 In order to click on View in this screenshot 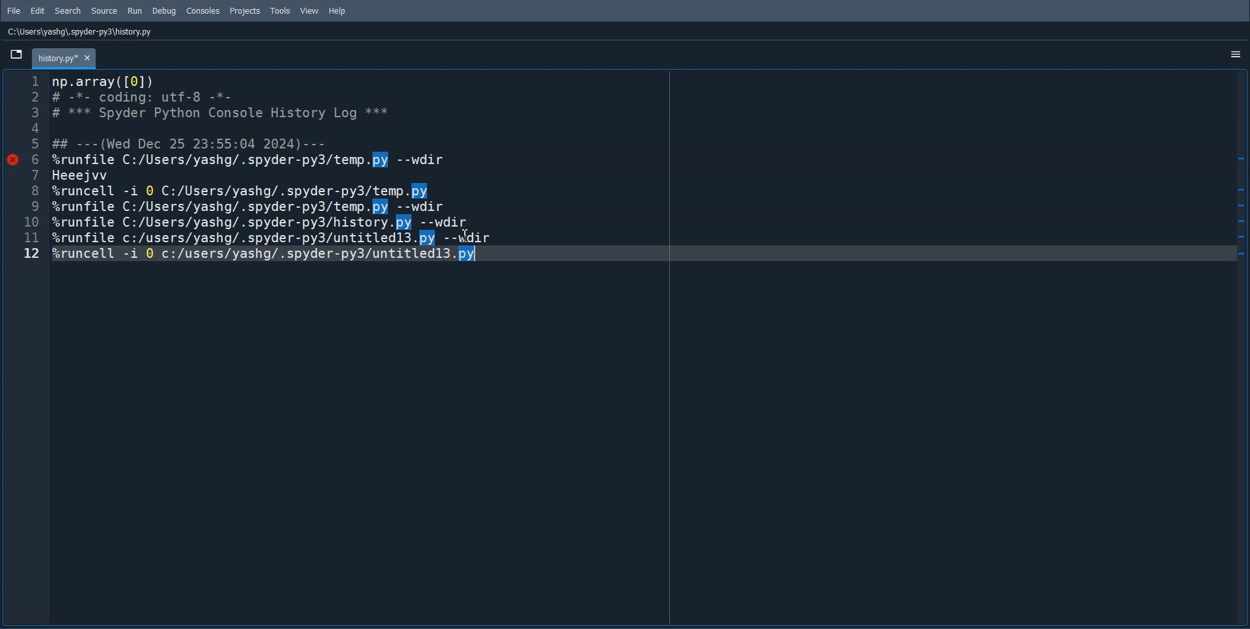, I will do `click(310, 10)`.